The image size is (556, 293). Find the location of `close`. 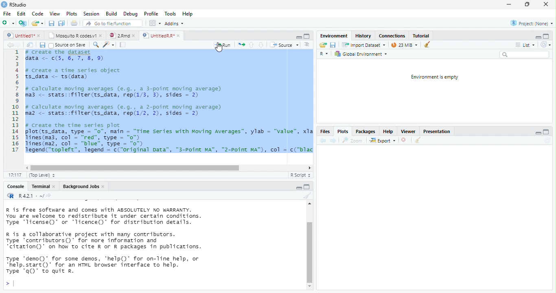

close is located at coordinates (135, 36).